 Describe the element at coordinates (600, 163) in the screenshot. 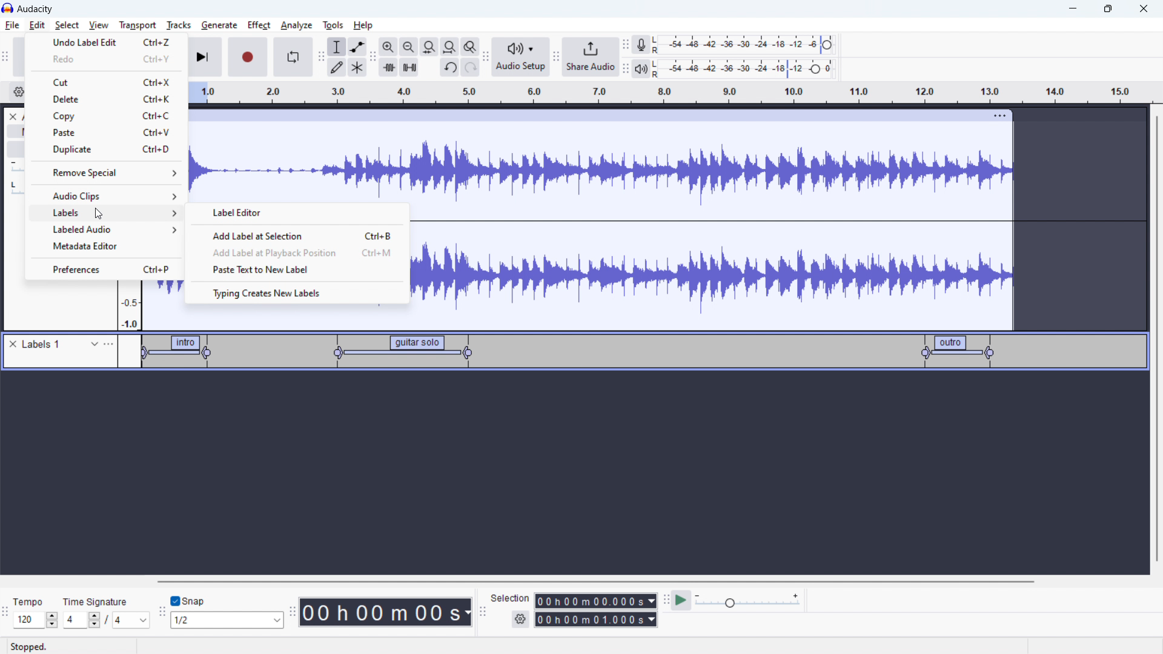

I see `audio waveform` at that location.